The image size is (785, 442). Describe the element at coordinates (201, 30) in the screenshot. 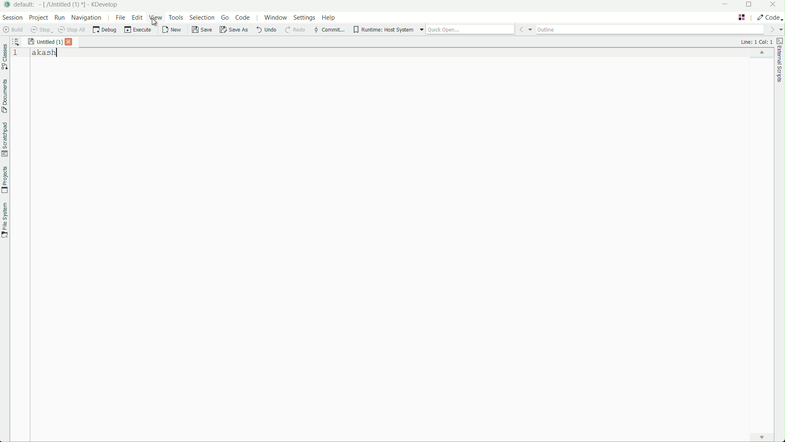

I see `save` at that location.